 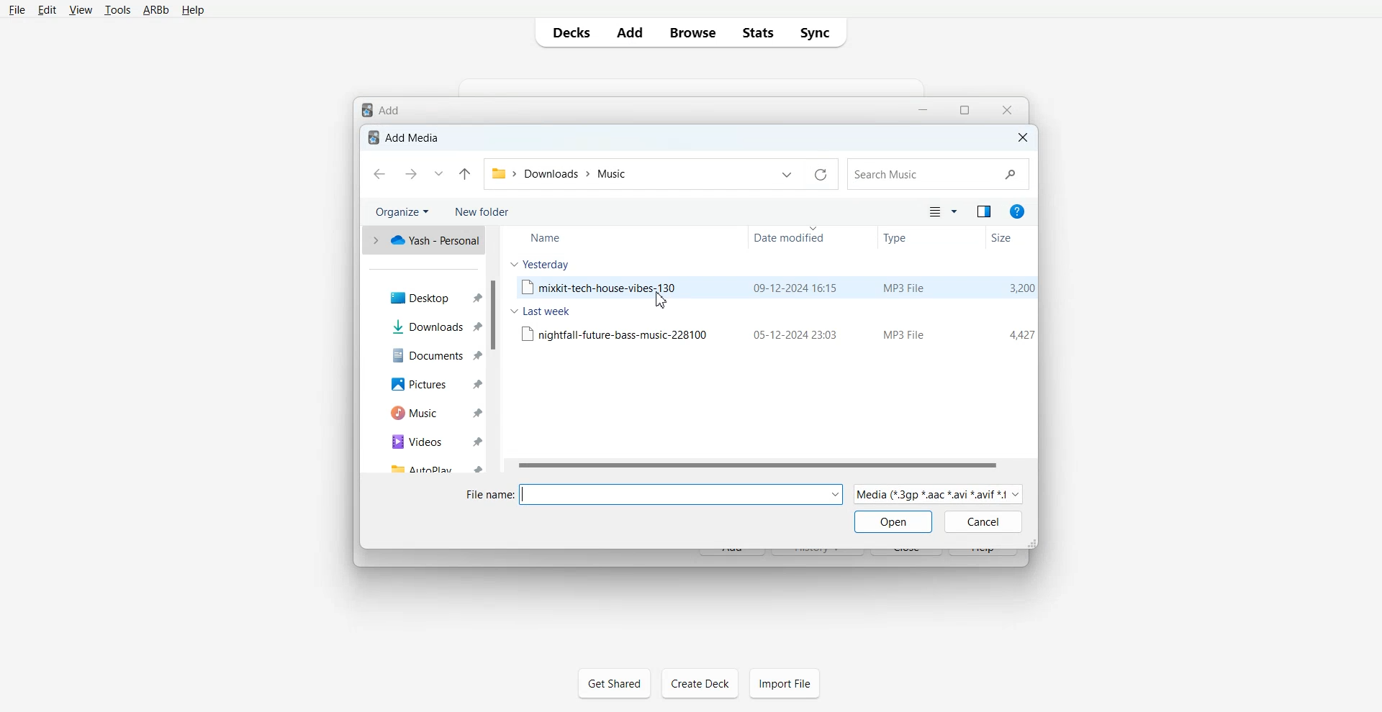 What do you see at coordinates (192, 9) in the screenshot?
I see `Help` at bounding box center [192, 9].